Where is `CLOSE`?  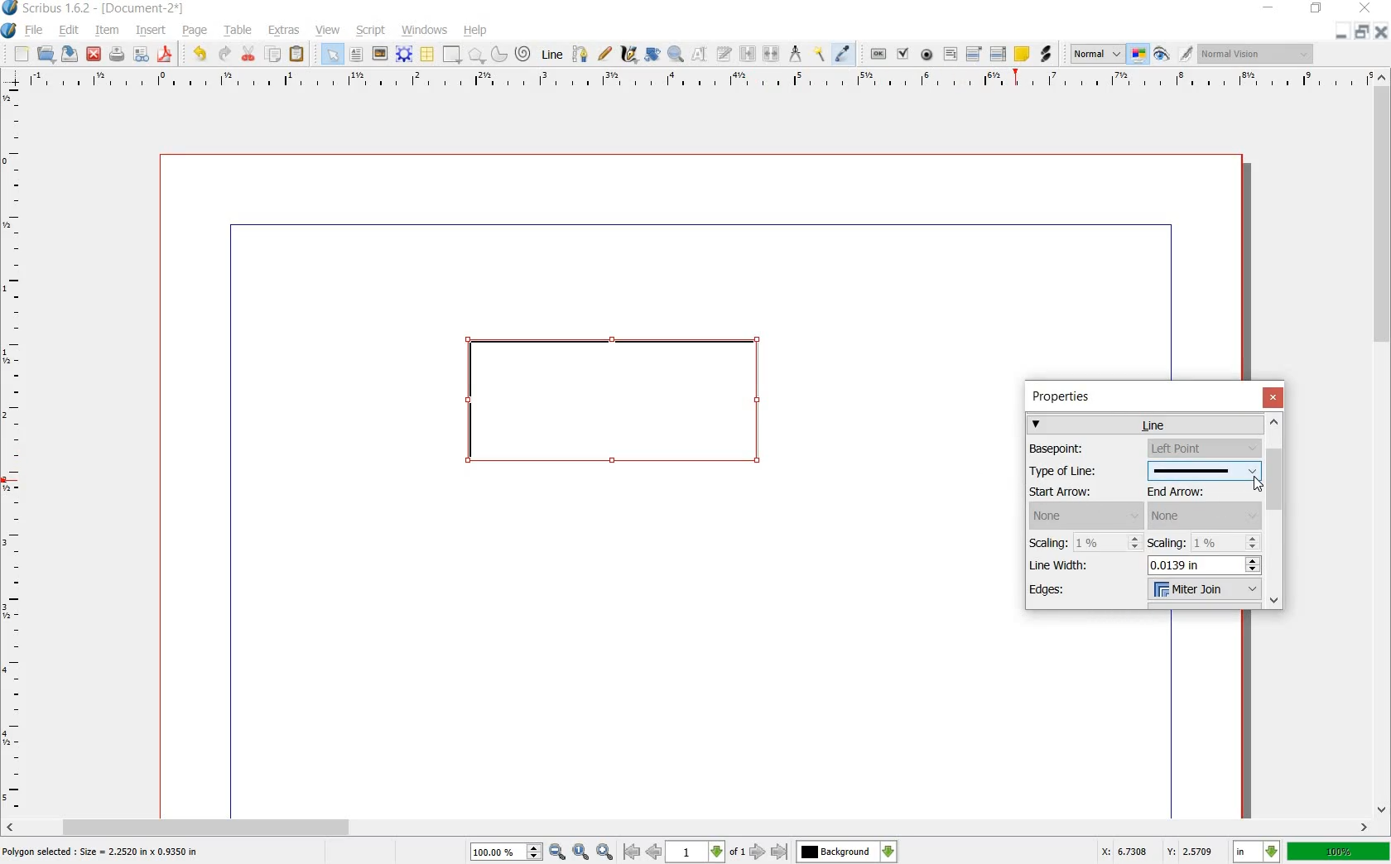 CLOSE is located at coordinates (1383, 31).